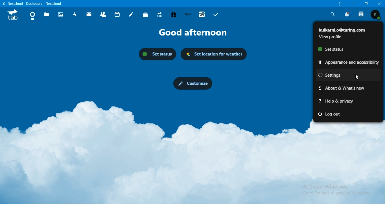 The height and width of the screenshot is (204, 385). Describe the element at coordinates (193, 83) in the screenshot. I see `customize` at that location.